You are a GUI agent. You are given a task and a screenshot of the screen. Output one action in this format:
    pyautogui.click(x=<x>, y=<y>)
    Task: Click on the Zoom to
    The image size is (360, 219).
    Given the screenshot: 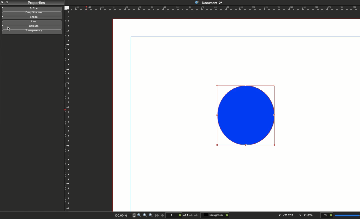 What is the action you would take?
    pyautogui.click(x=145, y=215)
    